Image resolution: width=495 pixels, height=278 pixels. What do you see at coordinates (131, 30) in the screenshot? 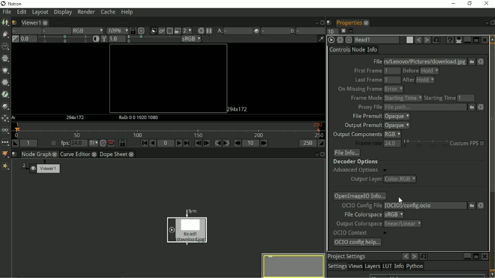
I see `Synchronize` at bounding box center [131, 30].